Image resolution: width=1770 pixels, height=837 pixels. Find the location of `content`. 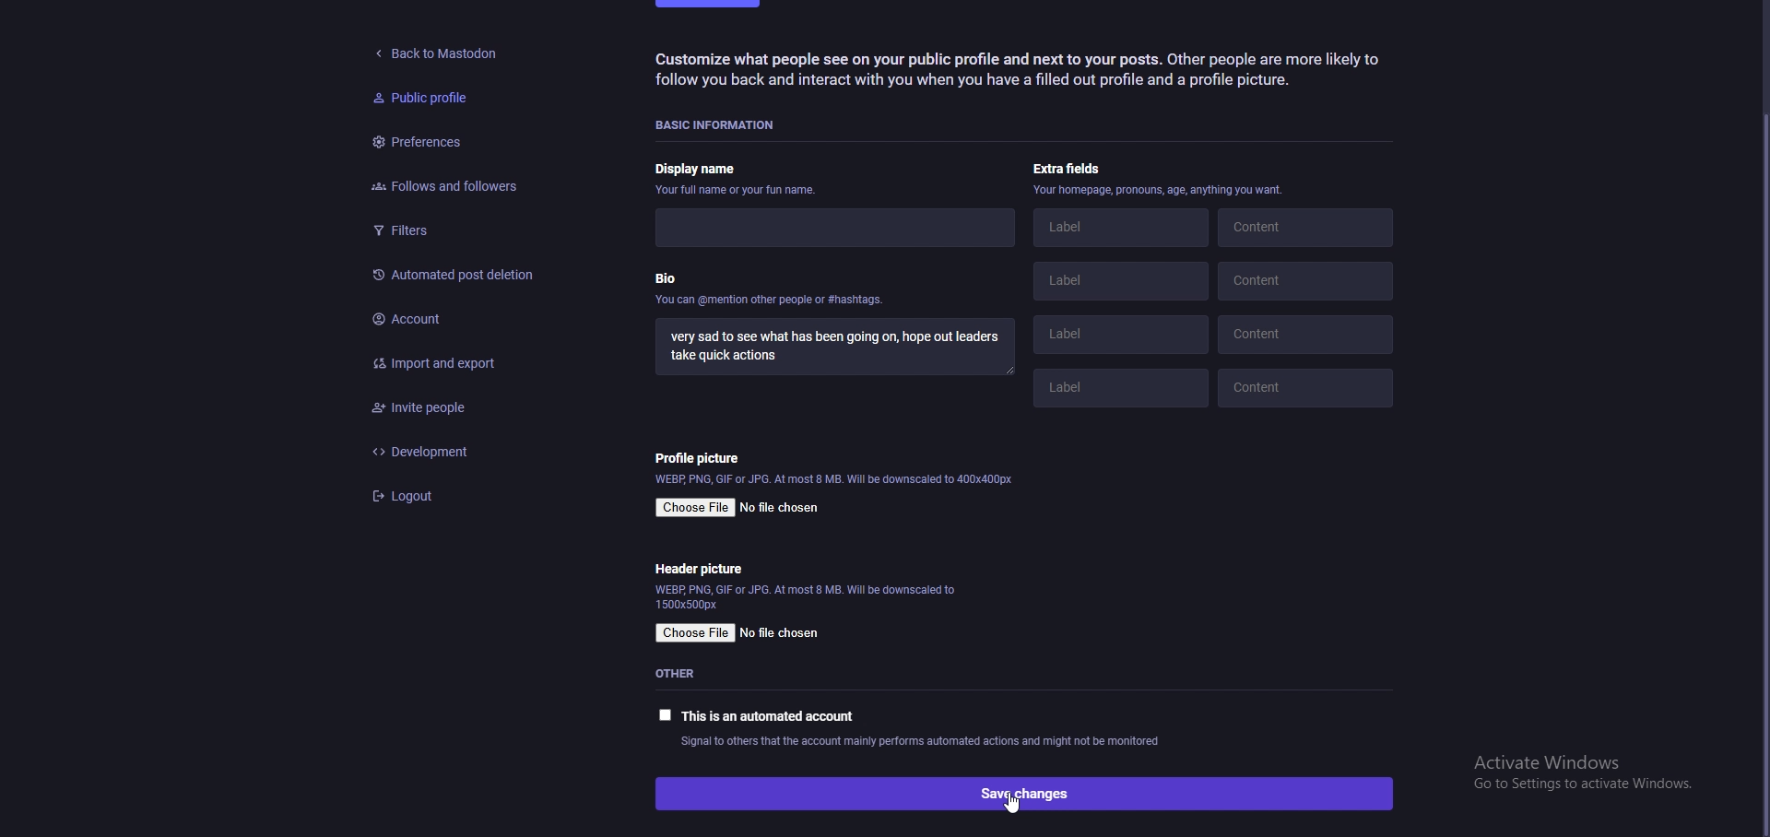

content is located at coordinates (1308, 383).